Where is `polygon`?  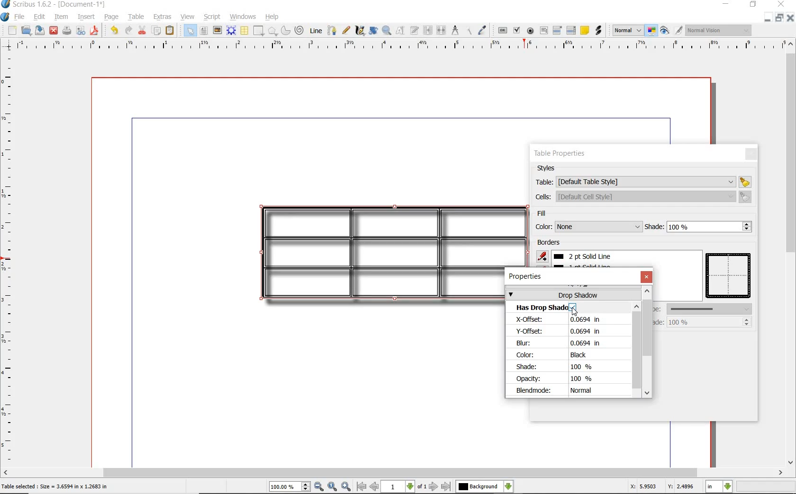
polygon is located at coordinates (273, 31).